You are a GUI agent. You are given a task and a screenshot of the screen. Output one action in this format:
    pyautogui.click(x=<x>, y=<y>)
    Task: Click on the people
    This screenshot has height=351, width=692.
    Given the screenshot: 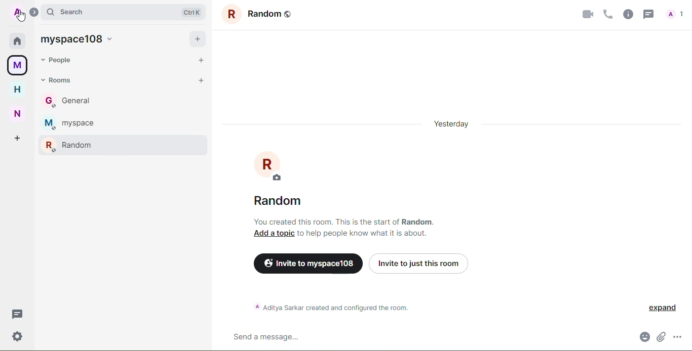 What is the action you would take?
    pyautogui.click(x=676, y=14)
    